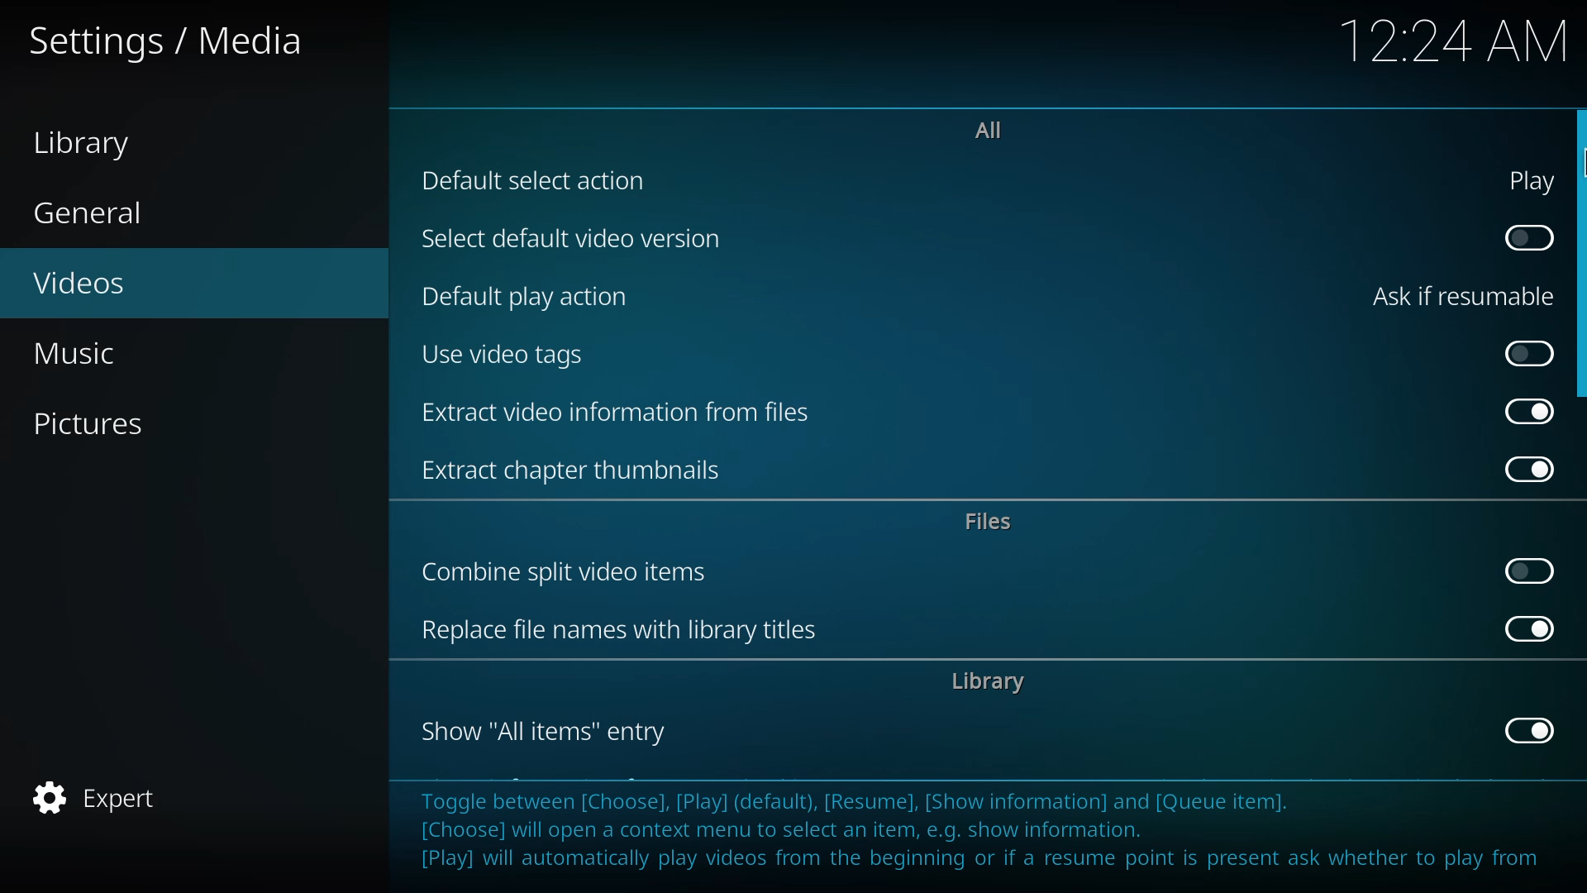 This screenshot has height=893, width=1587. I want to click on enabled, so click(1529, 731).